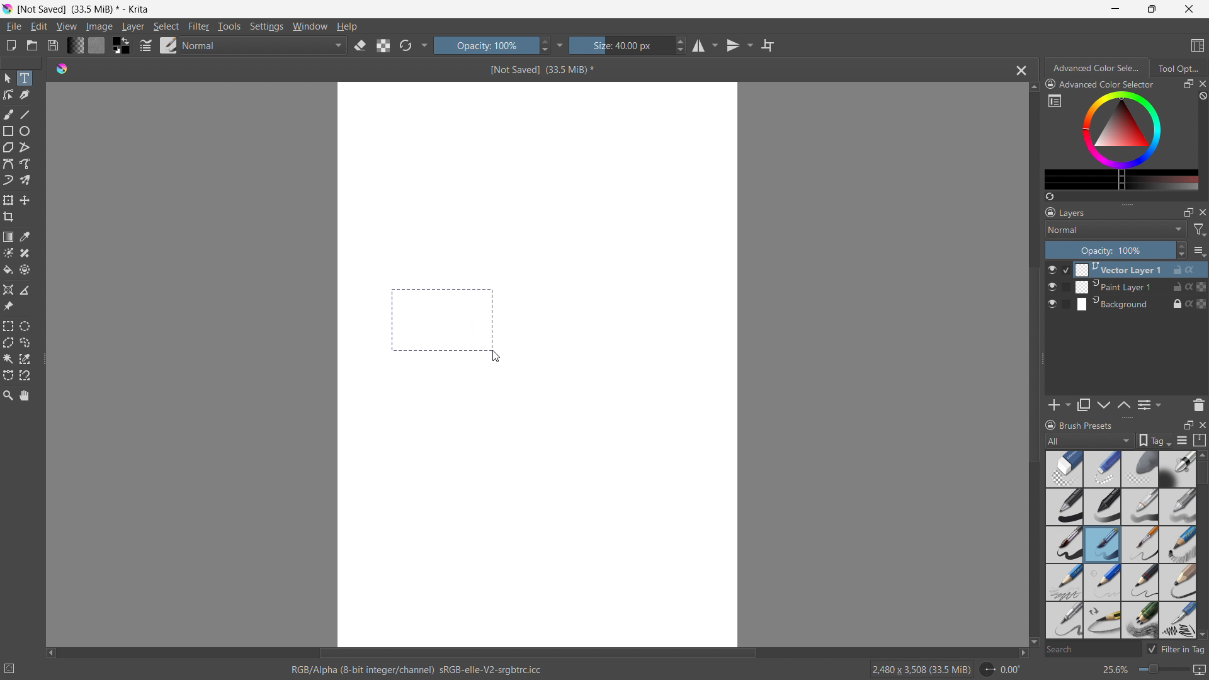 The width and height of the screenshot is (1209, 680). I want to click on Brush, so click(1064, 543).